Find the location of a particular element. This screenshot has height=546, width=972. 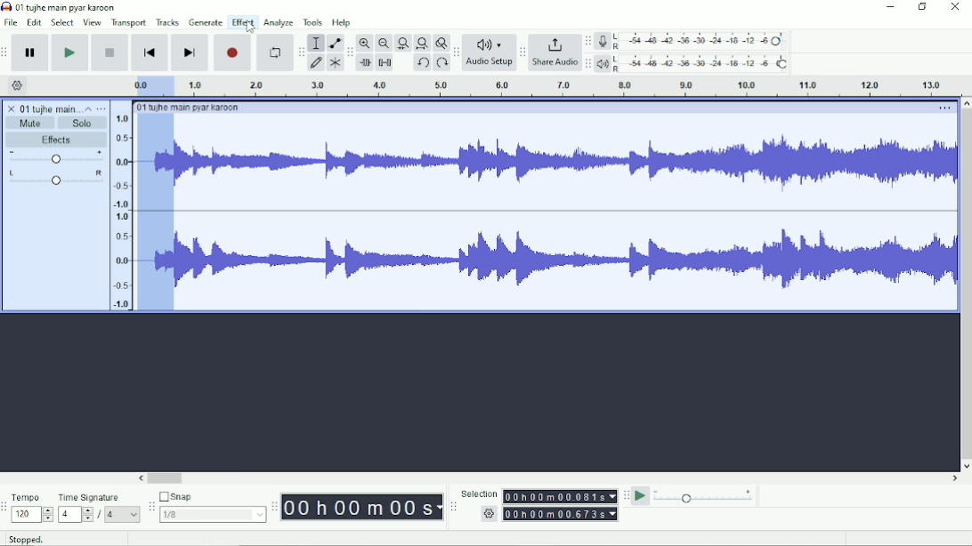

Select is located at coordinates (62, 22).